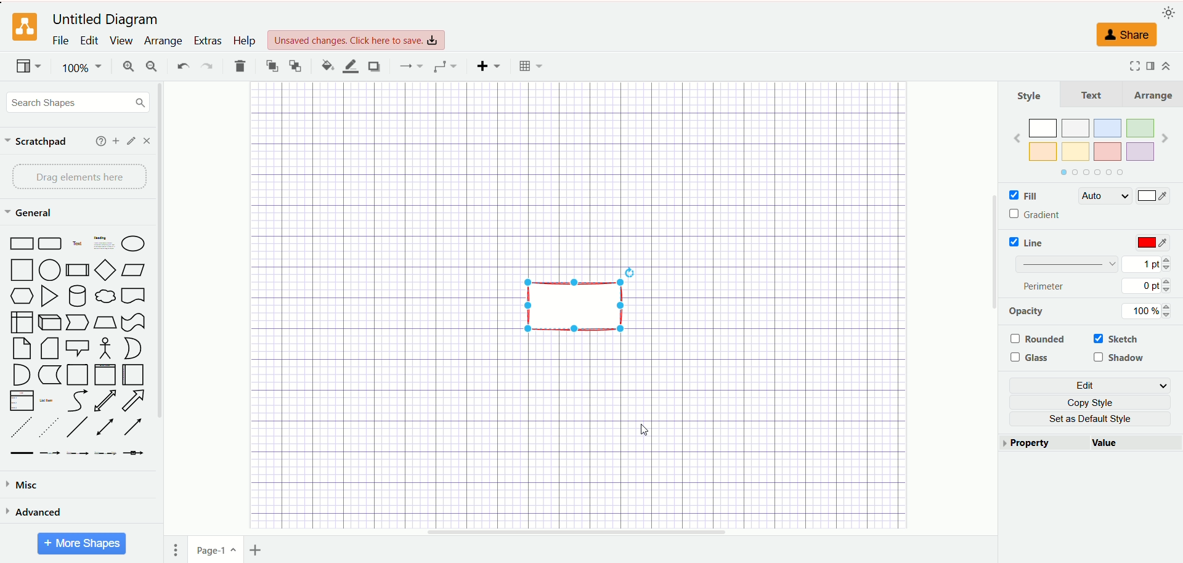 The image size is (1183, 563). I want to click on logo, so click(25, 27).